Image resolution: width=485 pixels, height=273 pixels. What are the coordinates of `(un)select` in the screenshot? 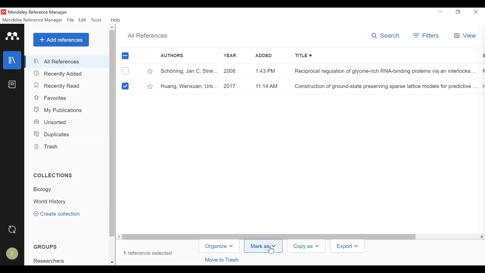 It's located at (125, 71).